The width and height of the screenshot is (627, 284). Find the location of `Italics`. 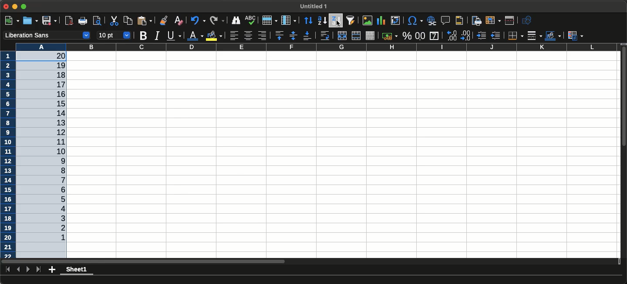

Italics is located at coordinates (156, 36).